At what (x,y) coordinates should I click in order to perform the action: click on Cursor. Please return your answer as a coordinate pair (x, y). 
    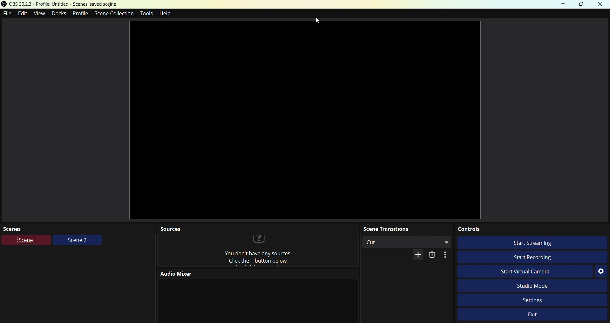
    Looking at the image, I should click on (317, 21).